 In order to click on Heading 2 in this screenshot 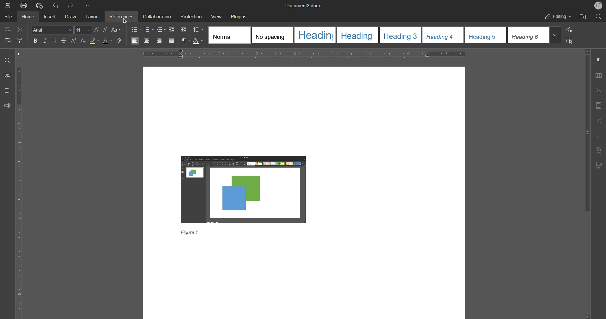, I will do `click(357, 35)`.